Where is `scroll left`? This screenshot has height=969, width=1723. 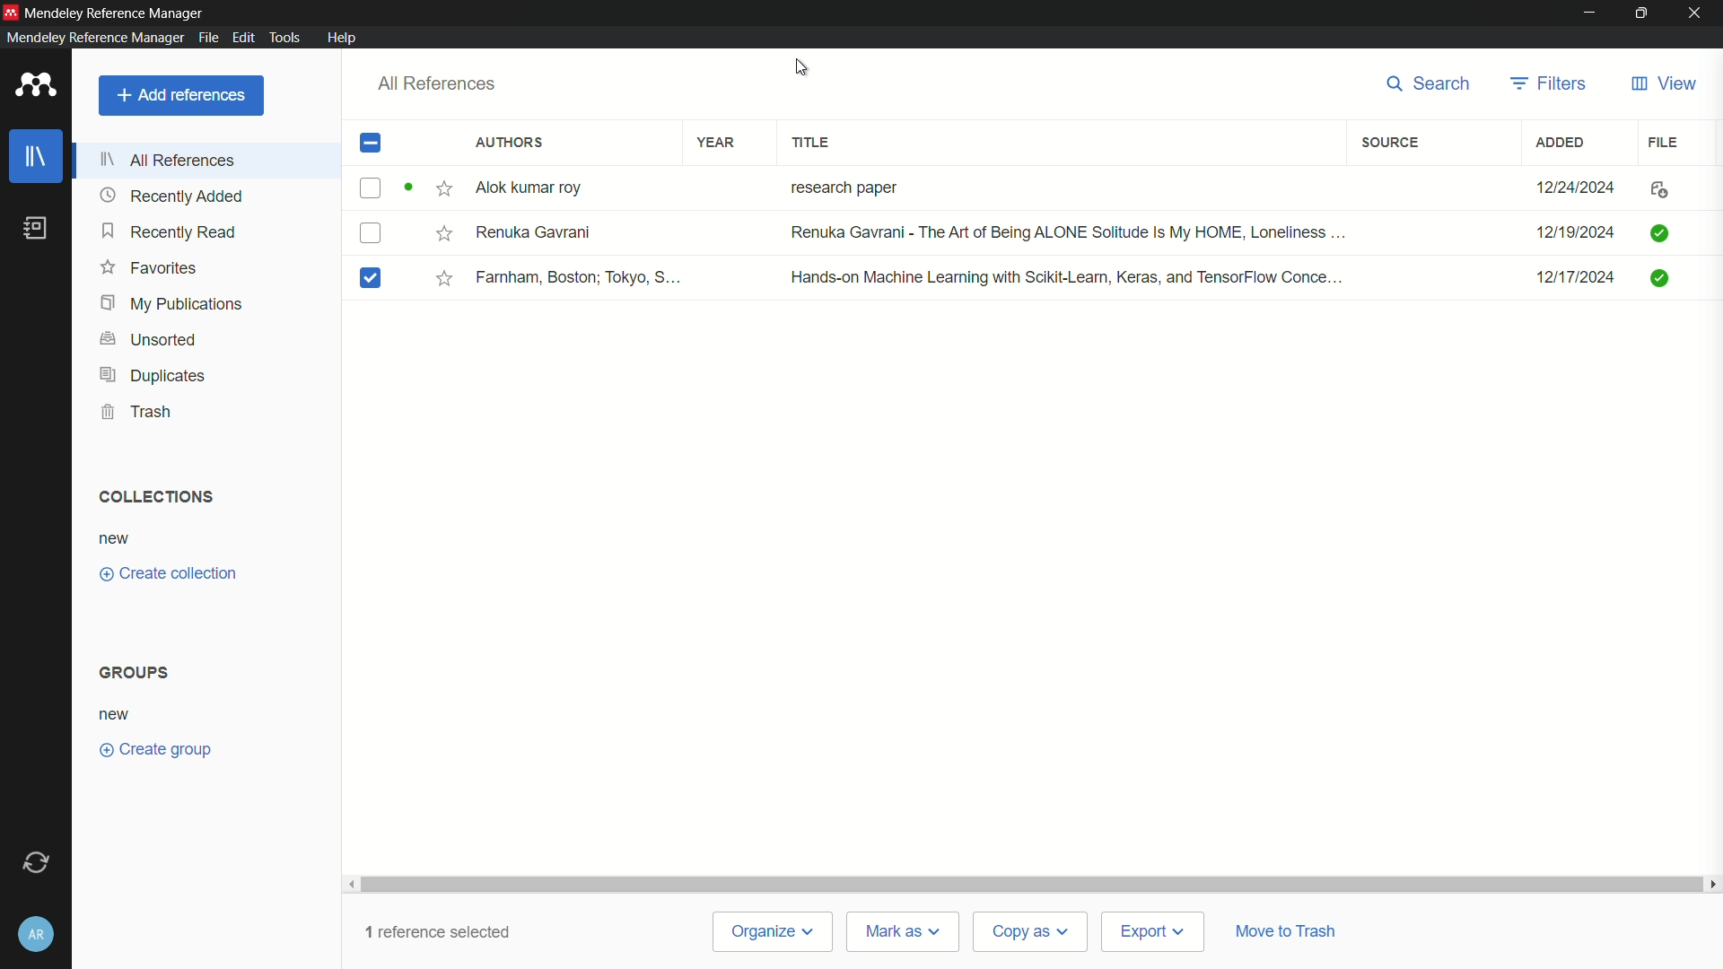
scroll left is located at coordinates (353, 884).